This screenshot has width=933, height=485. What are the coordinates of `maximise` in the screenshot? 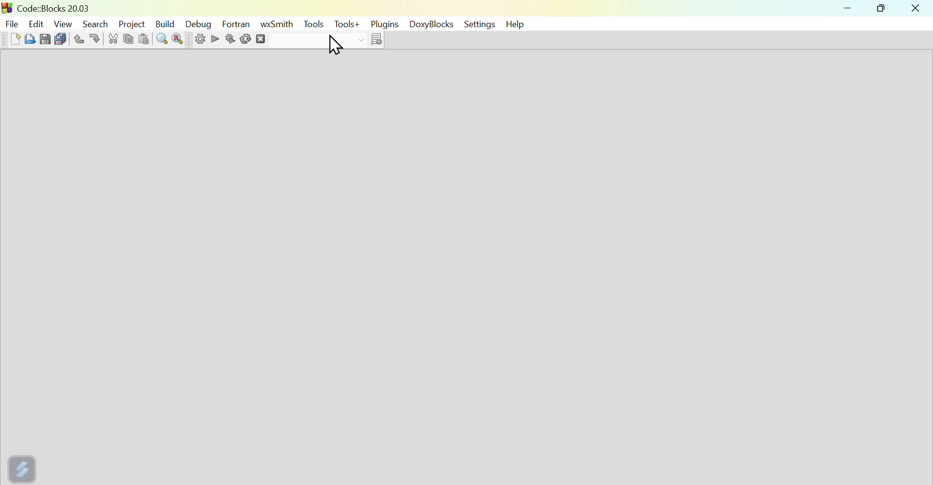 It's located at (883, 10).